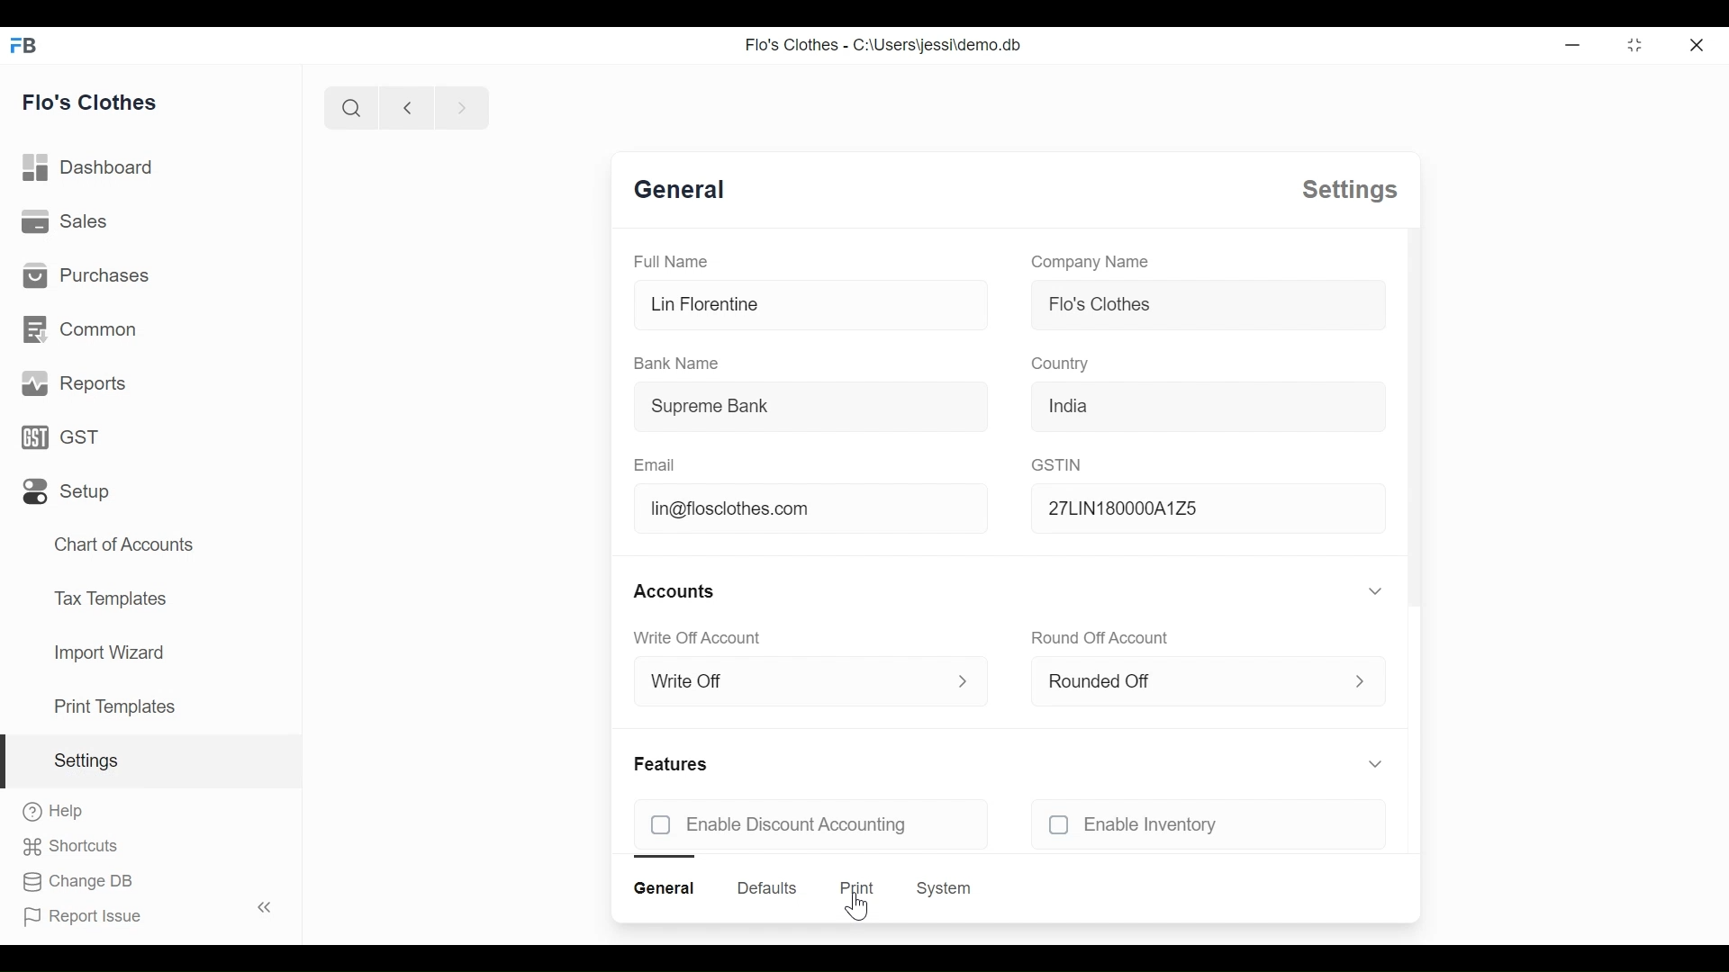 The width and height of the screenshot is (1729, 972). I want to click on search, so click(350, 107).